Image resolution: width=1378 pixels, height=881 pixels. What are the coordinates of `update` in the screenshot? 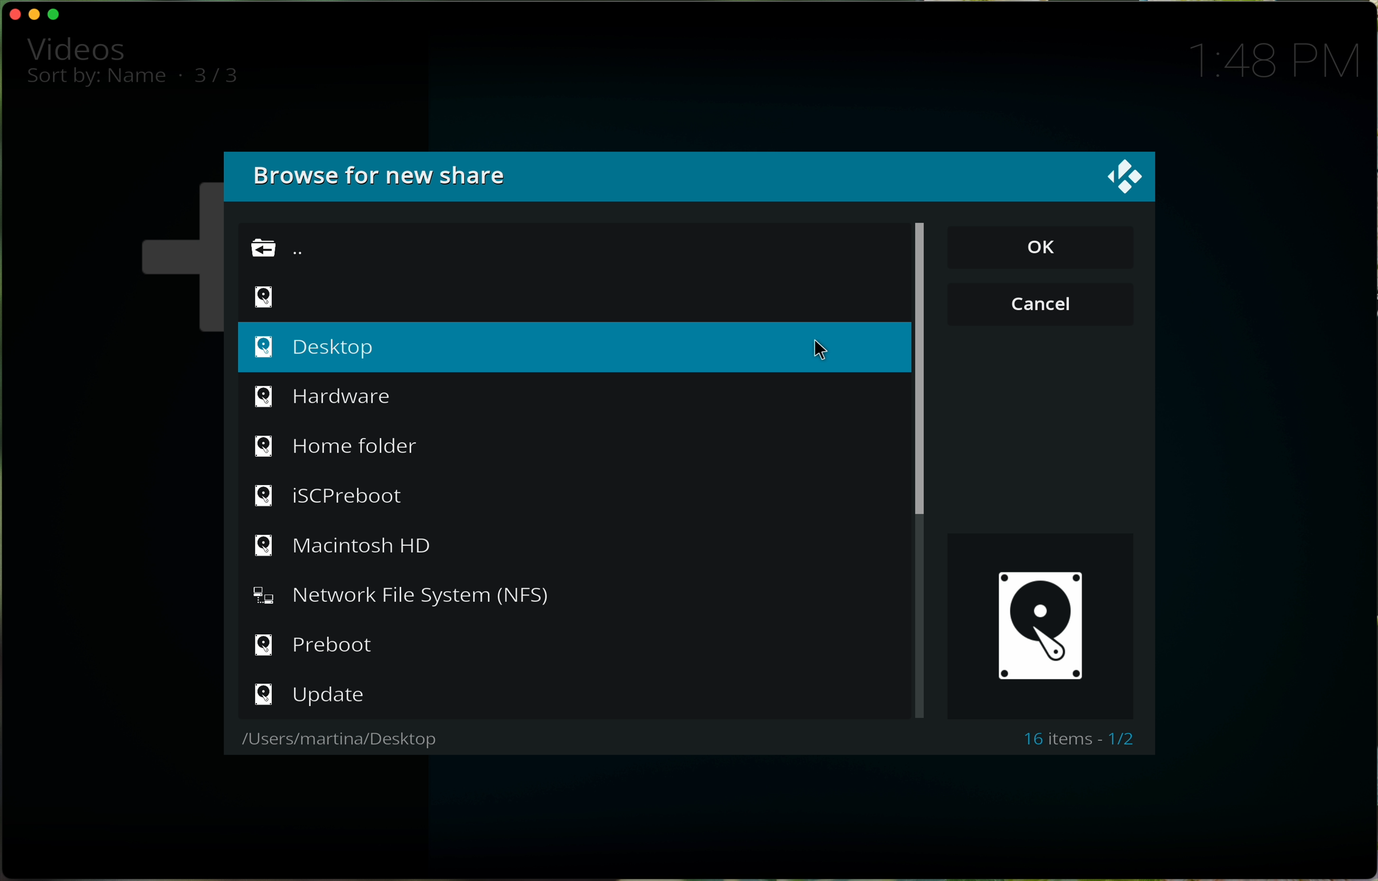 It's located at (309, 693).